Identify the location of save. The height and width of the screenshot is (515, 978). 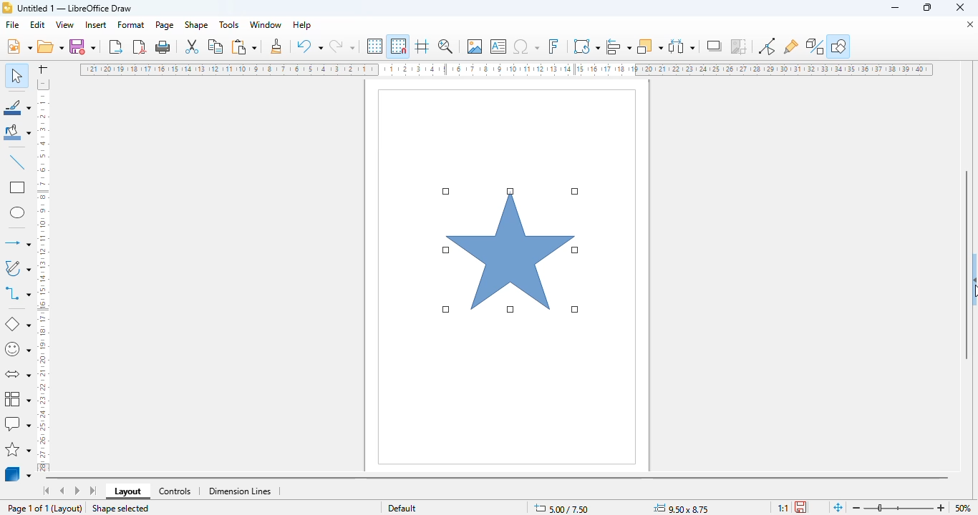
(82, 46).